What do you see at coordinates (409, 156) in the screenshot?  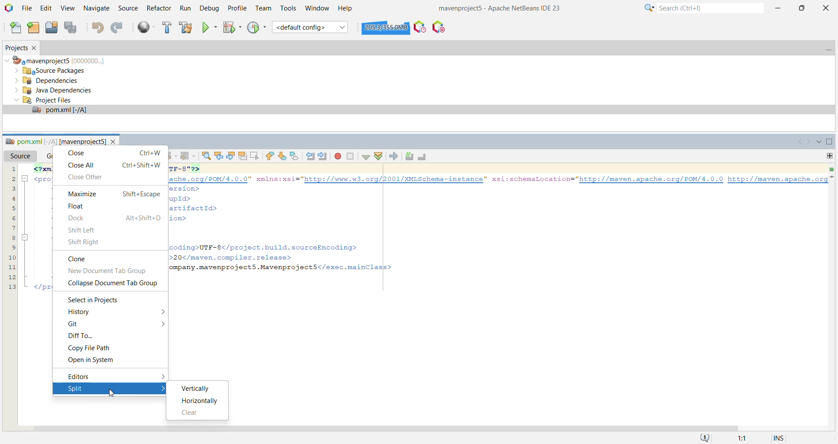 I see `Comment` at bounding box center [409, 156].